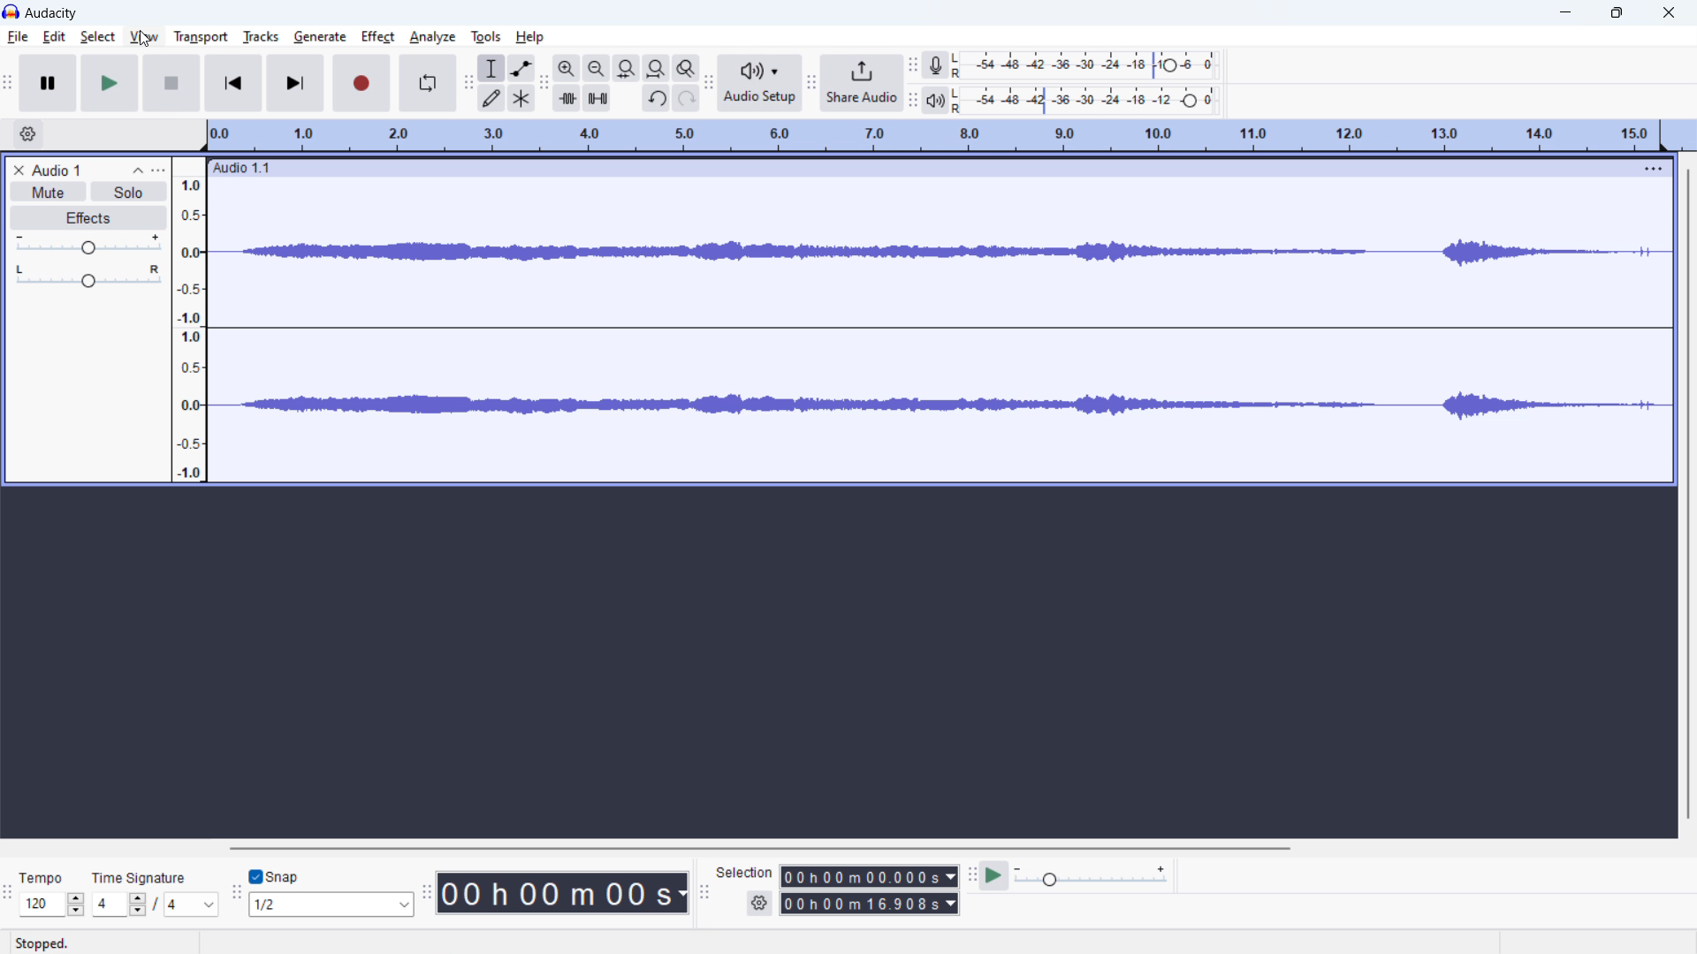 The height and width of the screenshot is (954, 1697). Describe the element at coordinates (427, 83) in the screenshot. I see `enable looping` at that location.